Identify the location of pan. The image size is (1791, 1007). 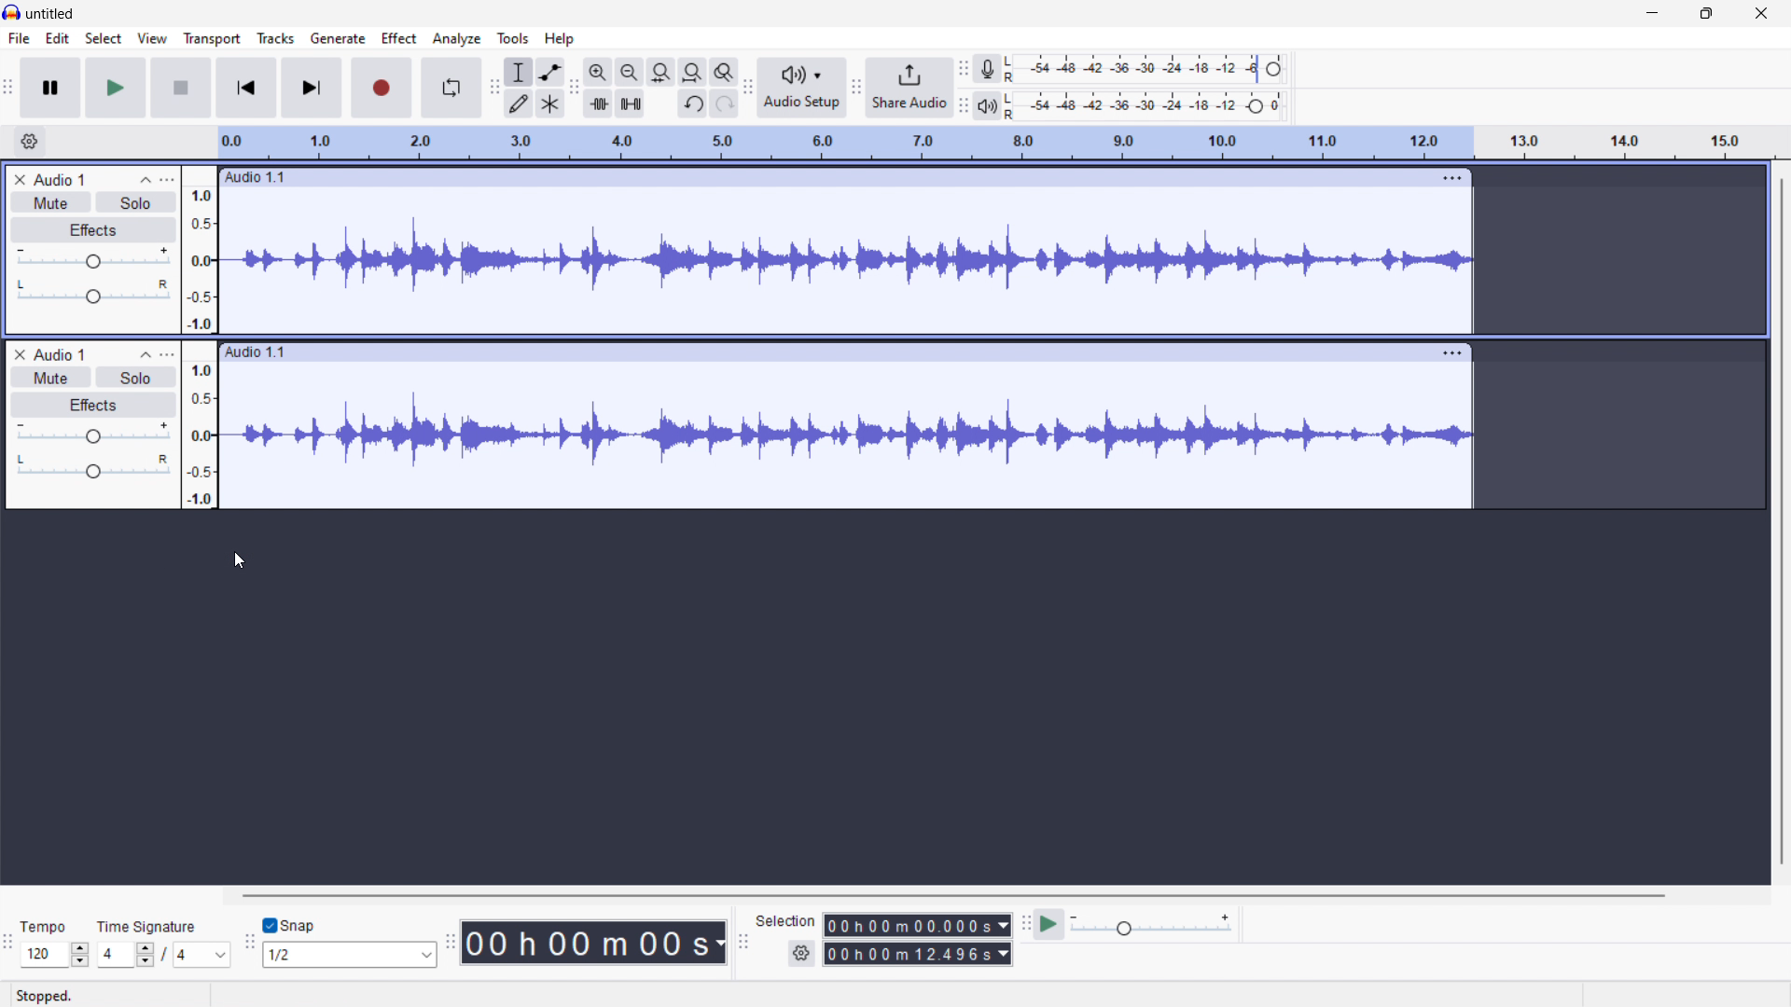
(92, 464).